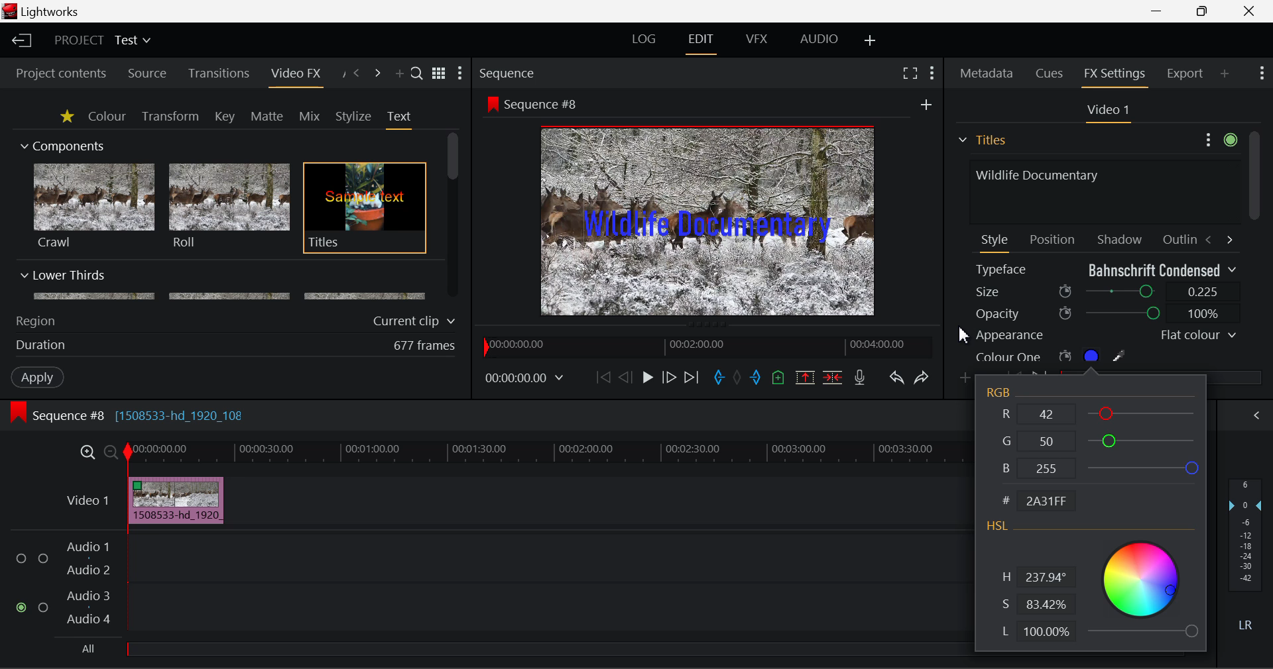  I want to click on FX Settings Open, so click(1117, 76).